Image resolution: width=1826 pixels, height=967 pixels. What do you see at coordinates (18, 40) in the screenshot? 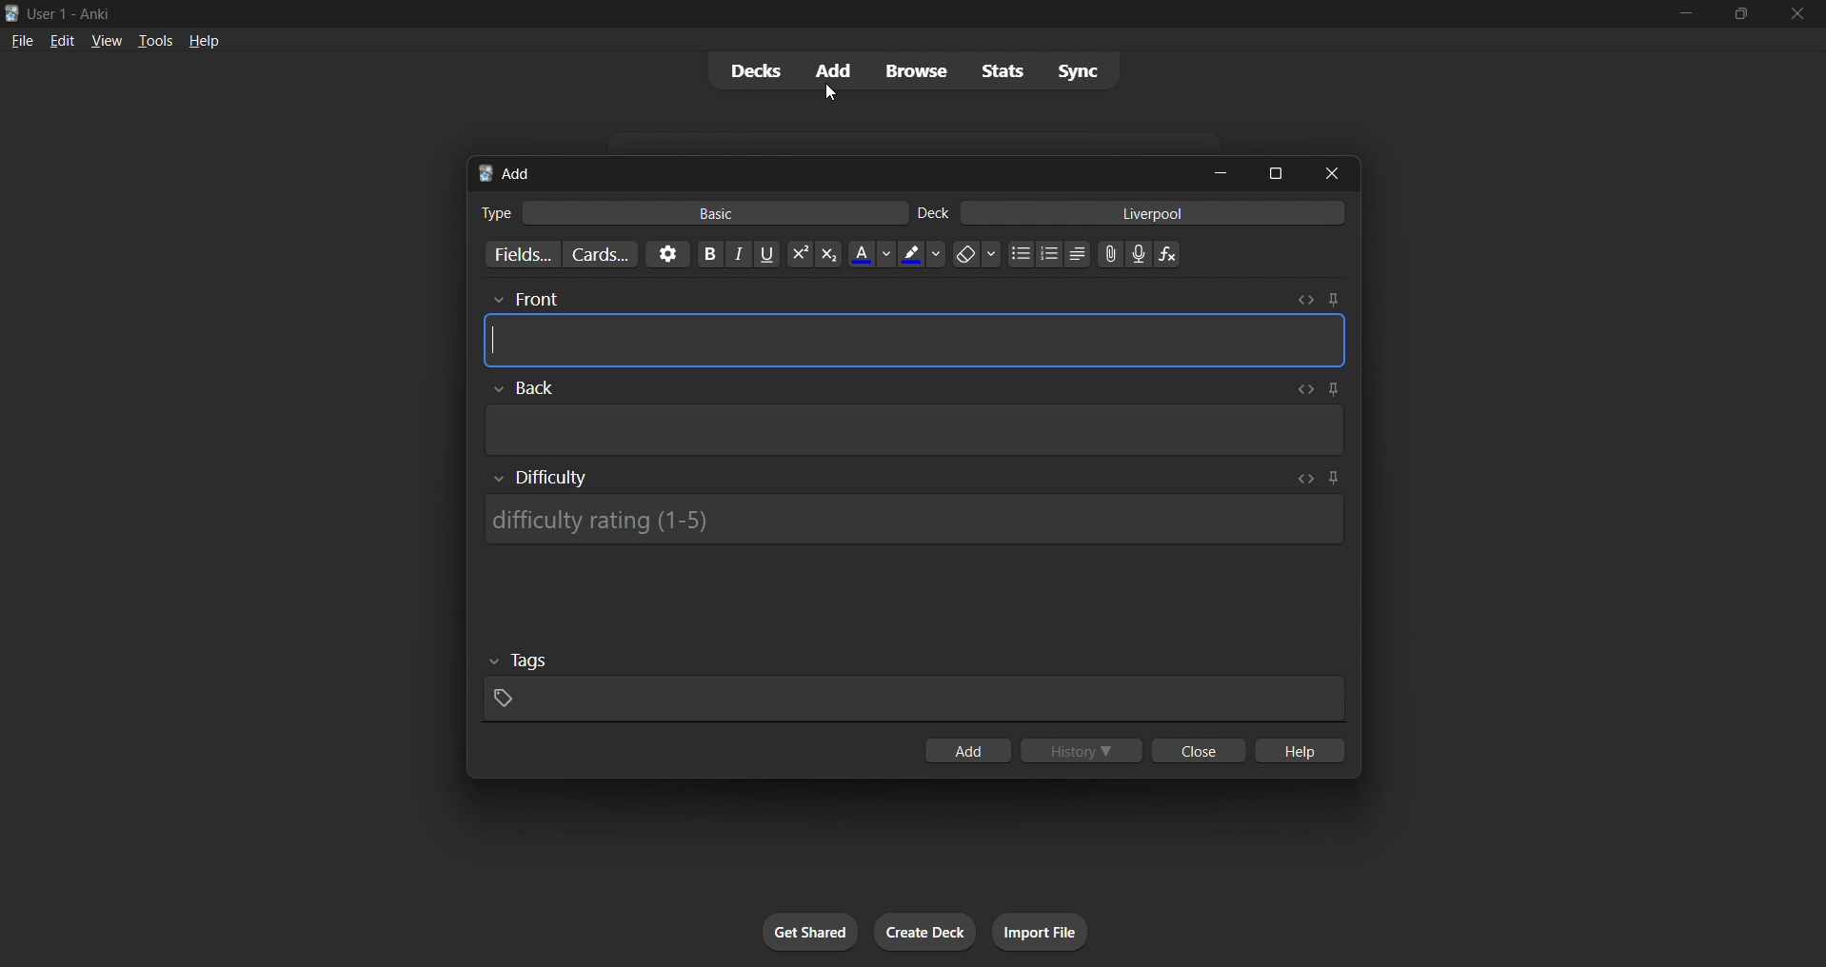
I see `file` at bounding box center [18, 40].